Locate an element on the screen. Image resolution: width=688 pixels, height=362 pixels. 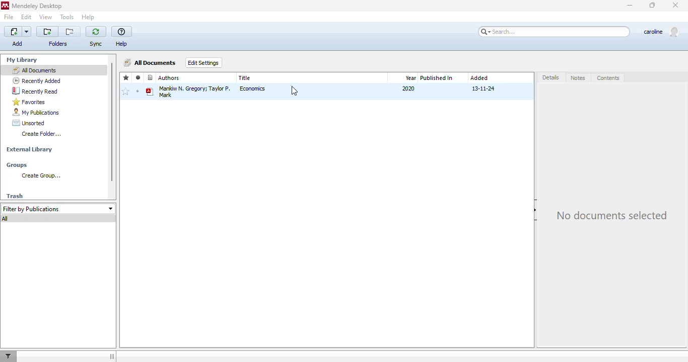
authors is located at coordinates (169, 78).